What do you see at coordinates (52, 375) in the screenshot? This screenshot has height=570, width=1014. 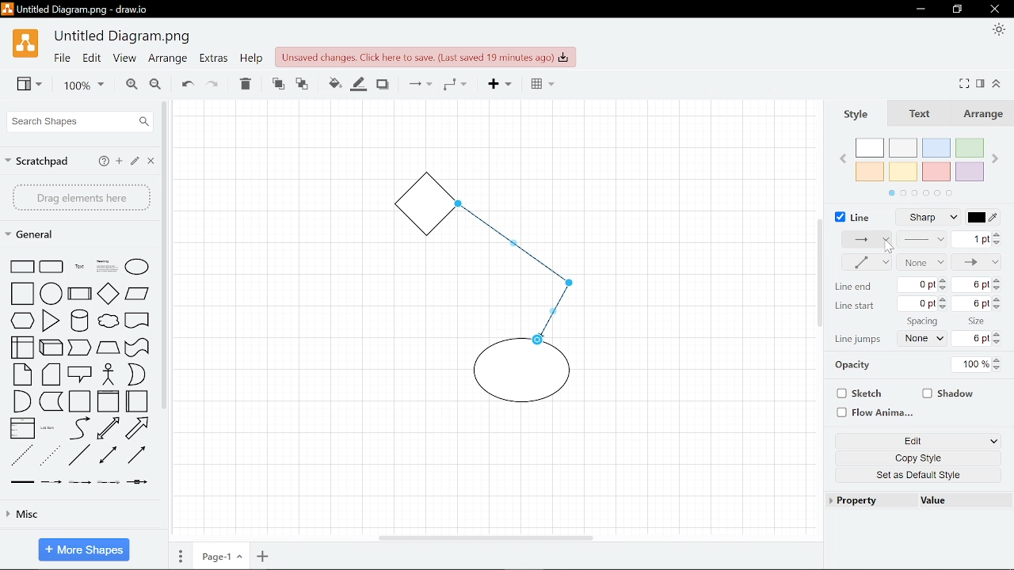 I see `shape` at bounding box center [52, 375].